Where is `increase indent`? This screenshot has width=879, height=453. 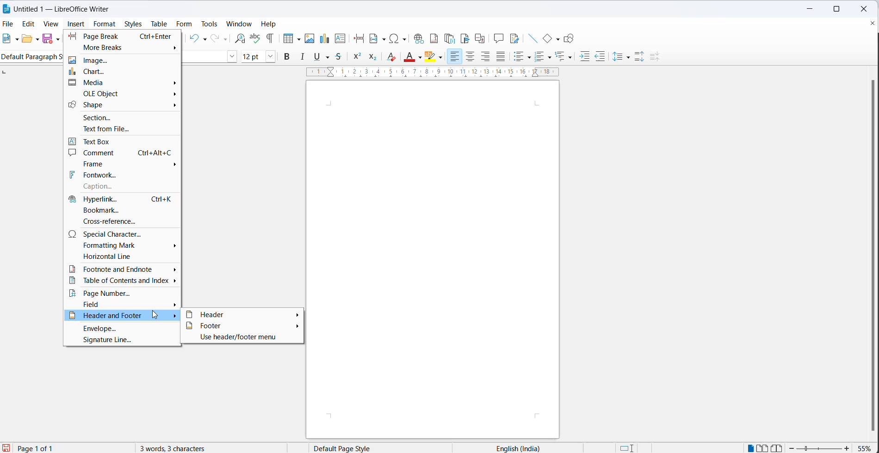 increase indent is located at coordinates (584, 56).